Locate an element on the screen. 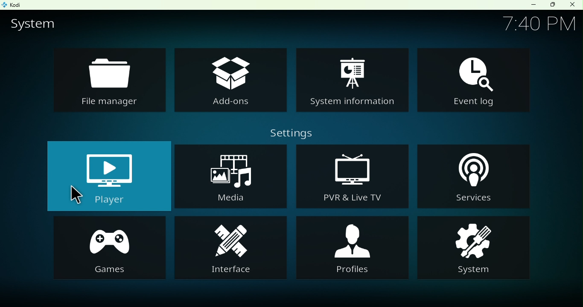 This screenshot has height=307, width=583. File manager is located at coordinates (109, 81).